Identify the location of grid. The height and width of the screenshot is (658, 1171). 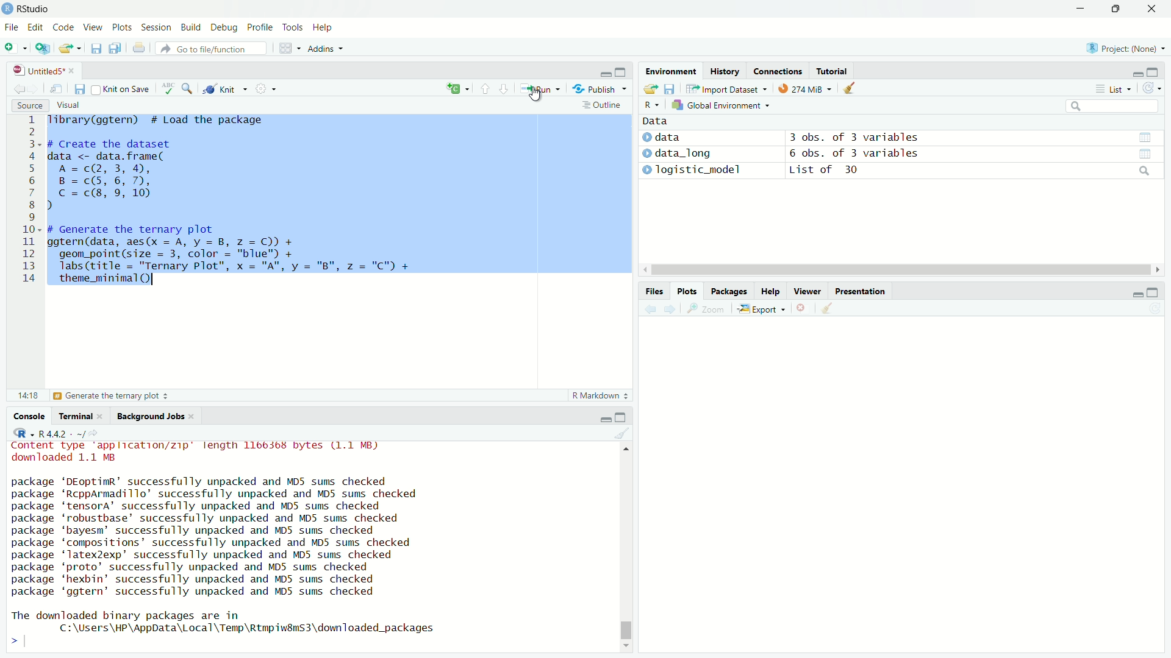
(290, 50).